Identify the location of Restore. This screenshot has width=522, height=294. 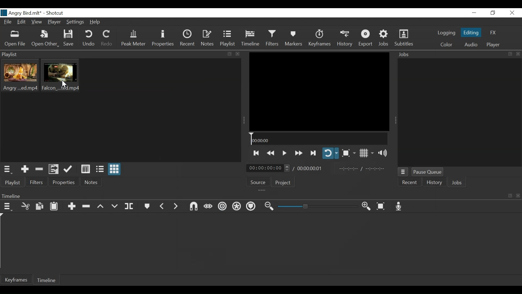
(493, 13).